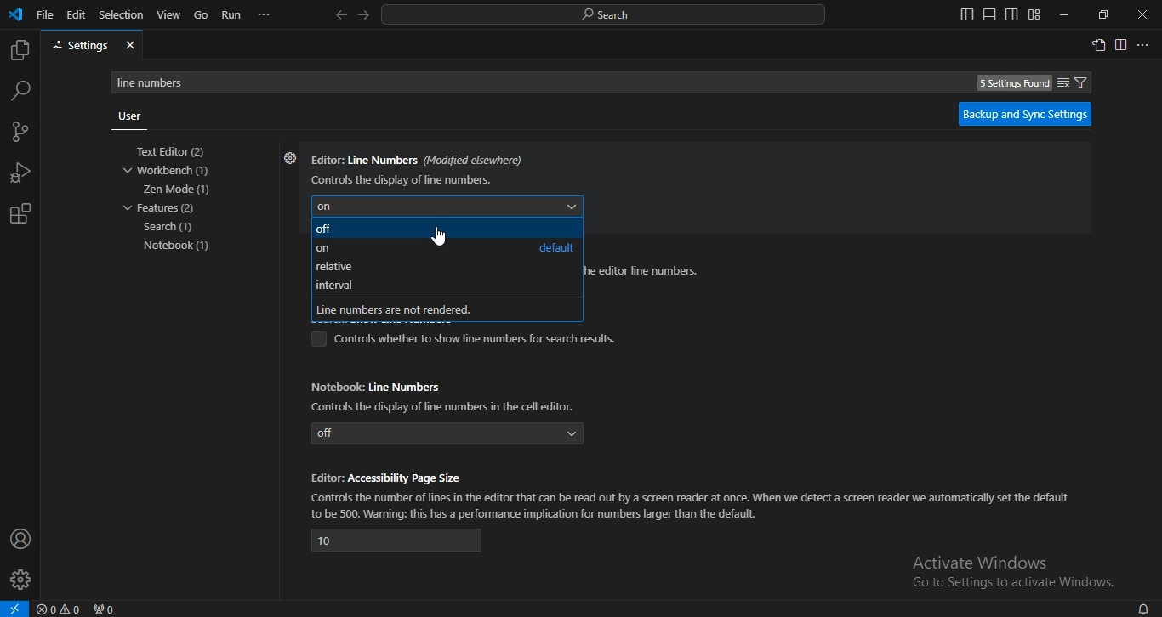 The width and height of the screenshot is (1162, 617). I want to click on default, so click(555, 247).